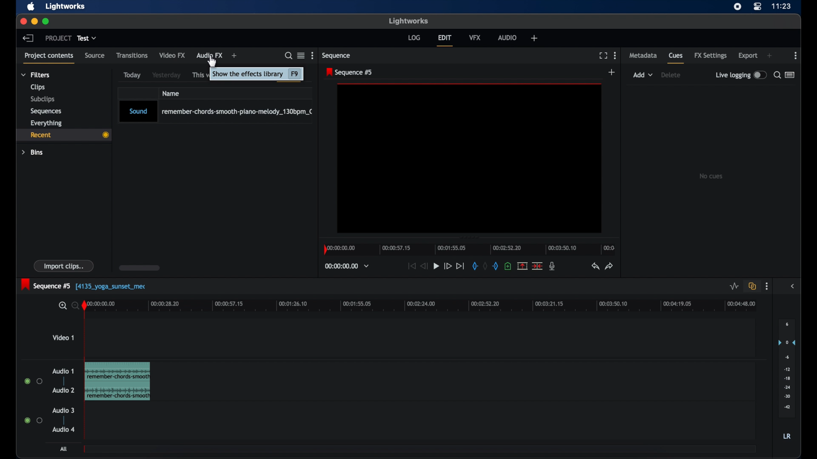 The height and width of the screenshot is (459, 817). I want to click on subclips, so click(43, 99).